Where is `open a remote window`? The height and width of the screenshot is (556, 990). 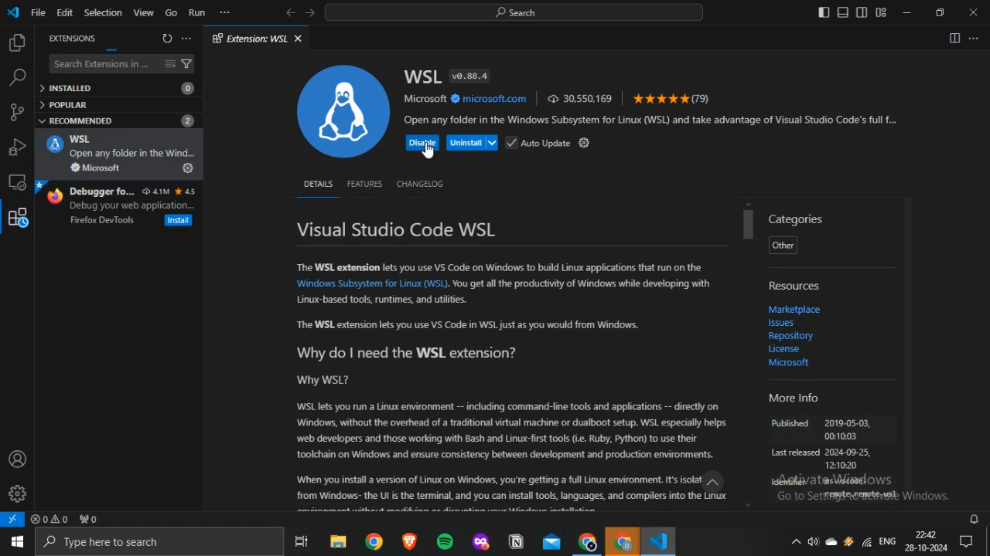
open a remote window is located at coordinates (13, 519).